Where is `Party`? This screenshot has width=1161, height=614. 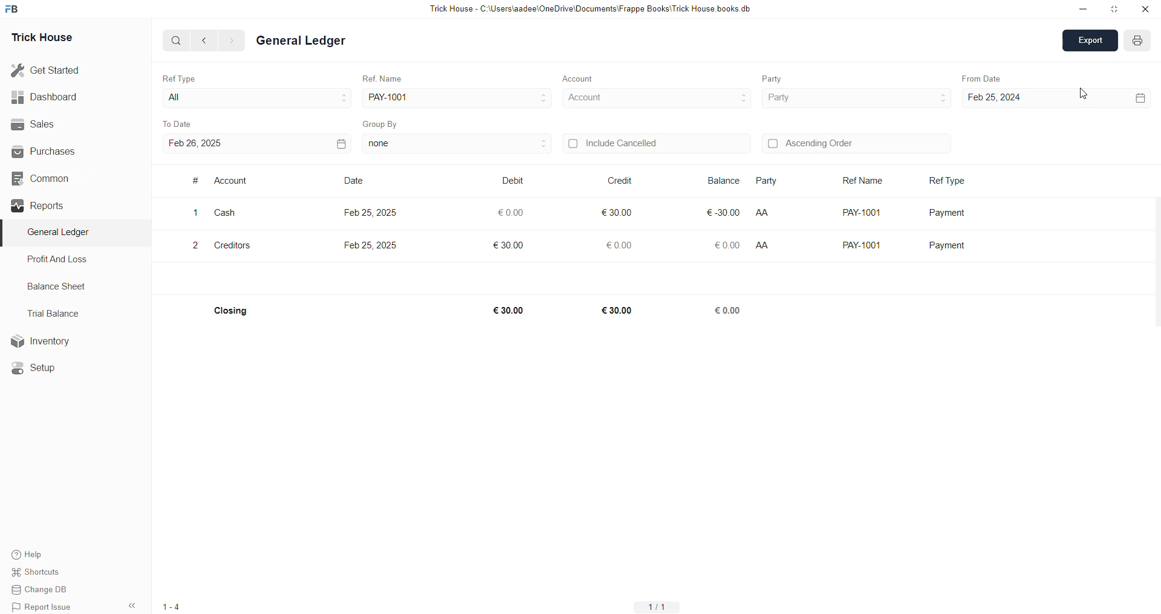 Party is located at coordinates (765, 78).